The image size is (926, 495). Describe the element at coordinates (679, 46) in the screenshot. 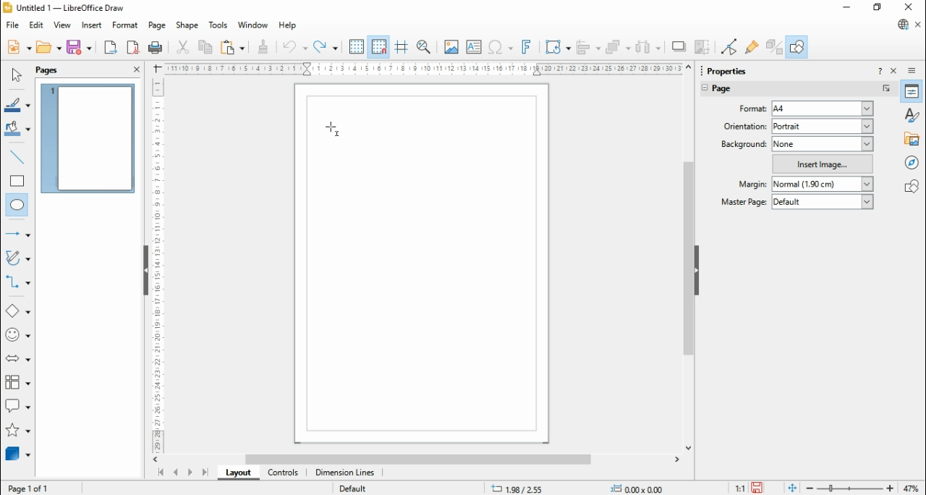

I see `shadow` at that location.